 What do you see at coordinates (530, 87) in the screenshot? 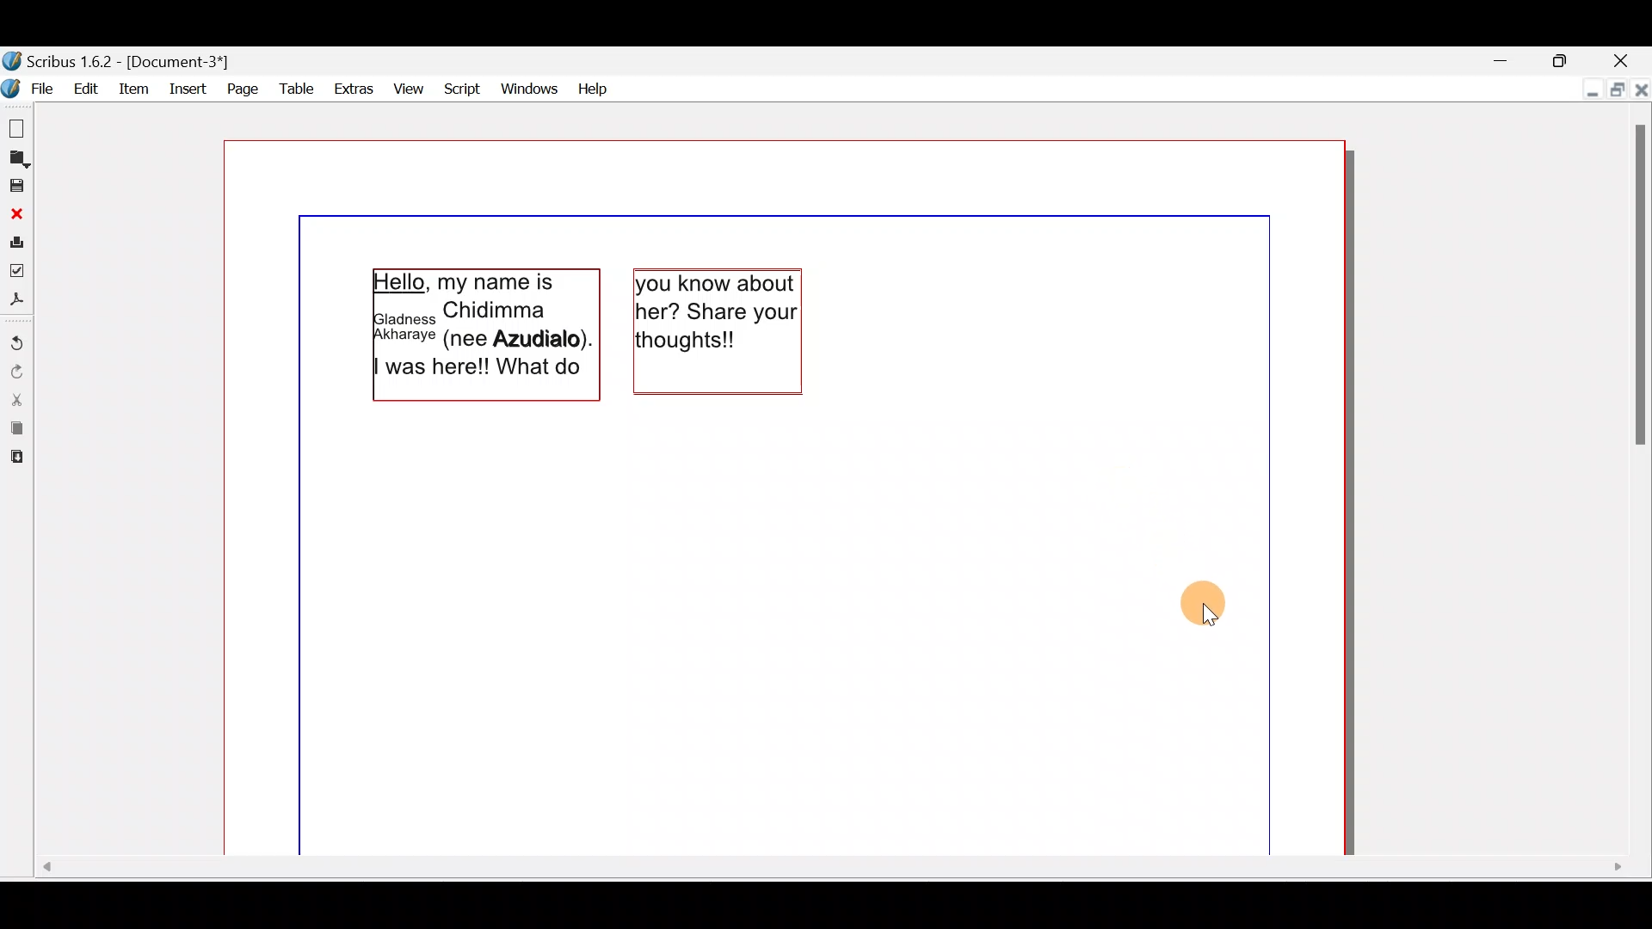
I see `Windows` at bounding box center [530, 87].